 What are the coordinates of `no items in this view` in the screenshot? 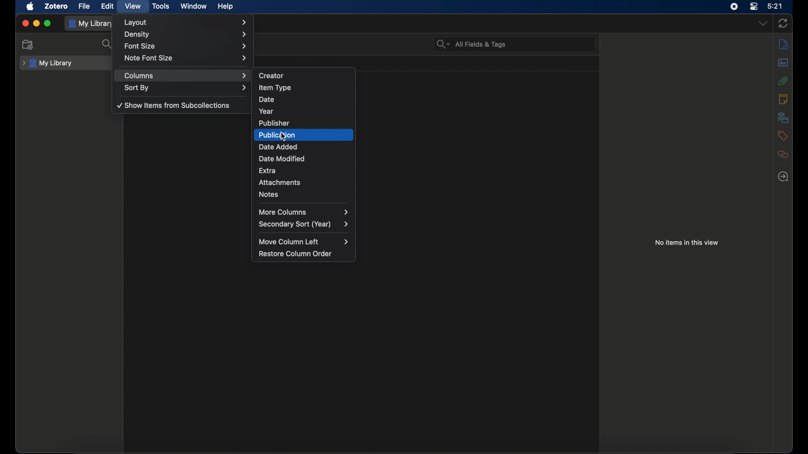 It's located at (687, 242).